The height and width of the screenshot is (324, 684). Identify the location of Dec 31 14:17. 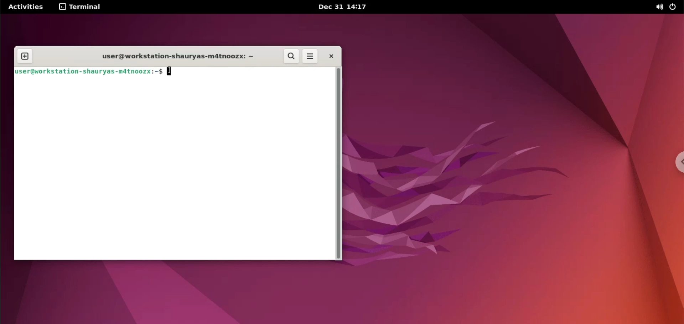
(342, 7).